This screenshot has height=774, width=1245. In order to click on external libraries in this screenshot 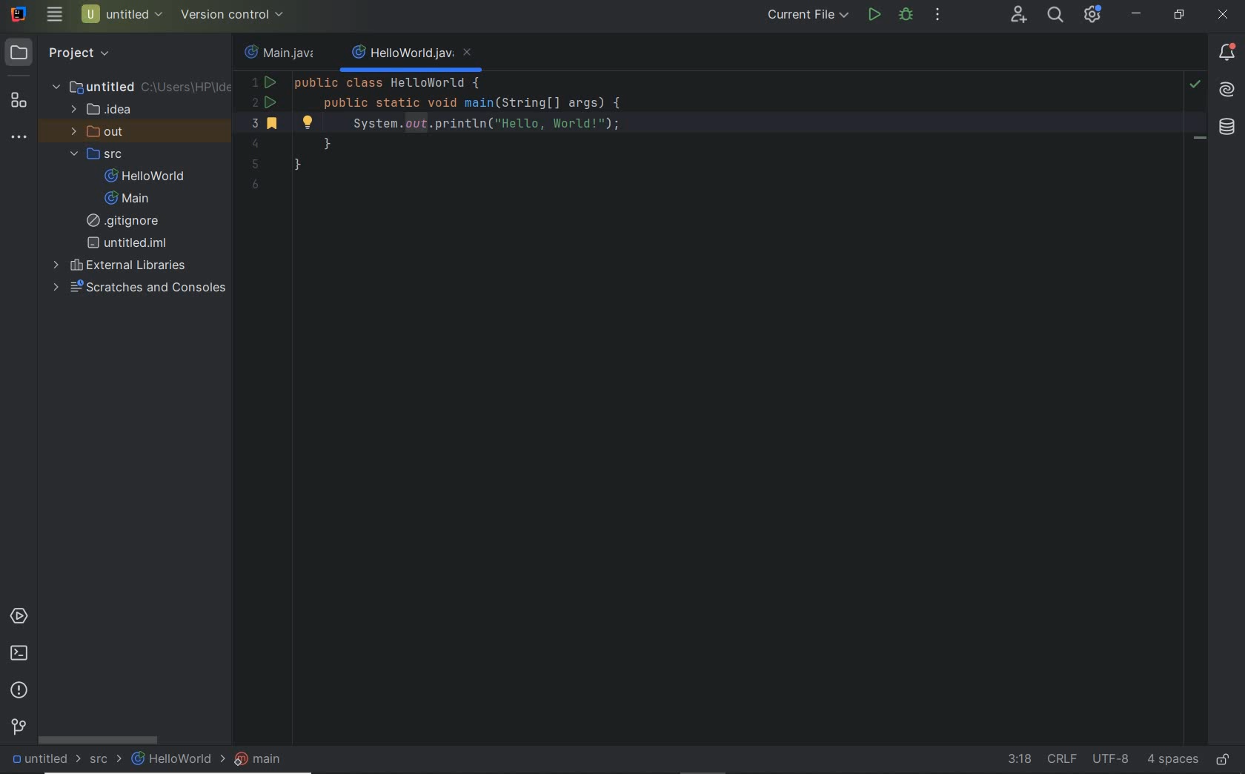, I will do `click(121, 264)`.